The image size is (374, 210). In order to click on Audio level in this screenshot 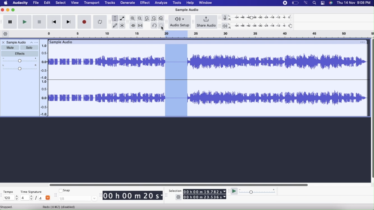, I will do `click(44, 98)`.